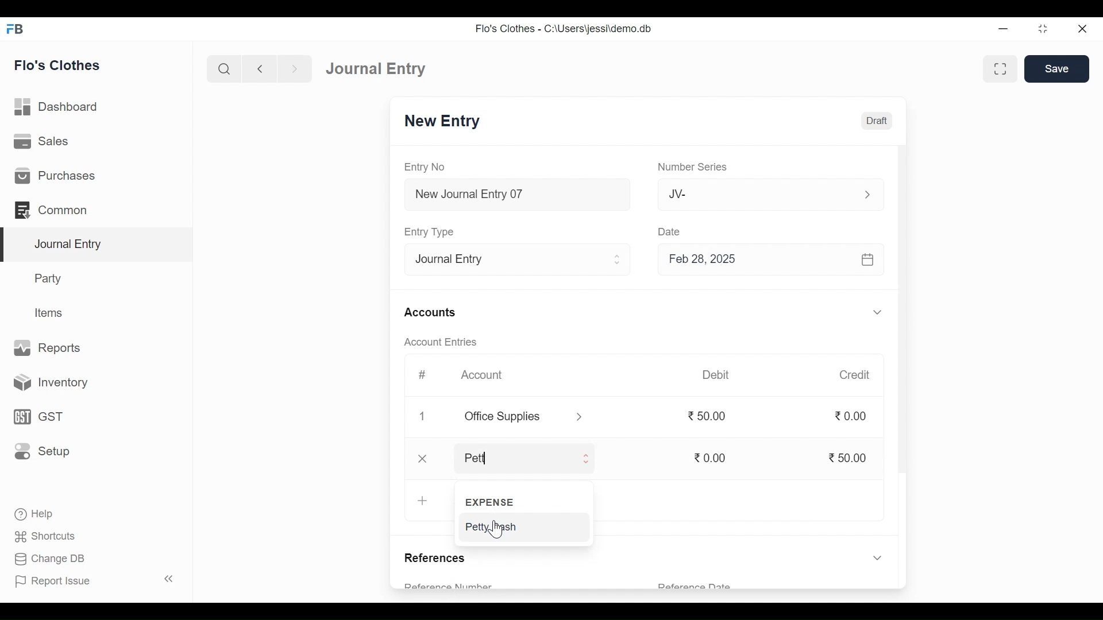 The height and width of the screenshot is (620, 1103). Describe the element at coordinates (422, 414) in the screenshot. I see `1` at that location.